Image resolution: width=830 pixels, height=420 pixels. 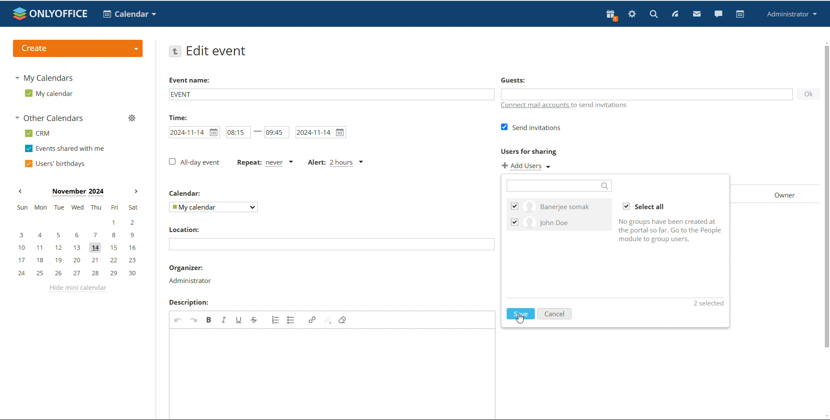 What do you see at coordinates (654, 13) in the screenshot?
I see `search` at bounding box center [654, 13].